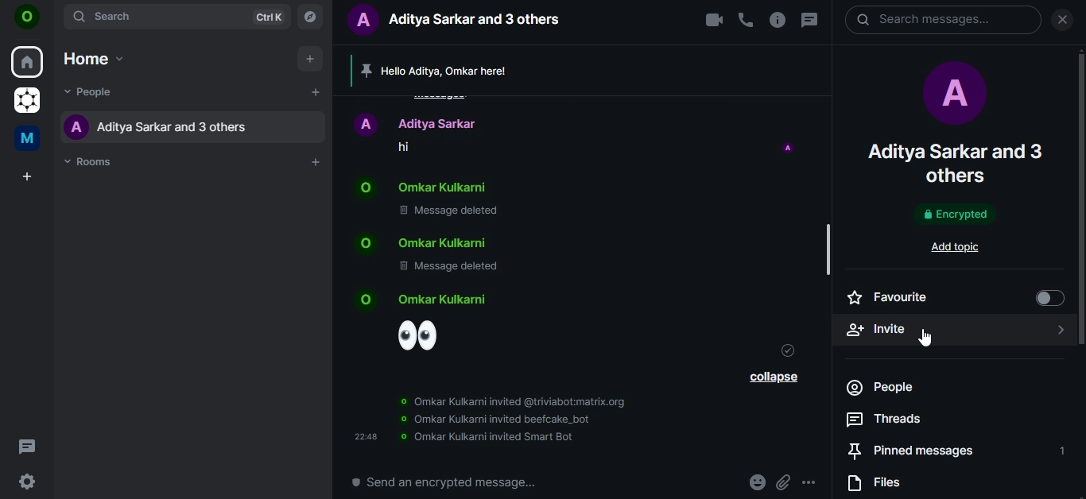 The height and width of the screenshot is (499, 1086). Describe the element at coordinates (93, 56) in the screenshot. I see `home` at that location.